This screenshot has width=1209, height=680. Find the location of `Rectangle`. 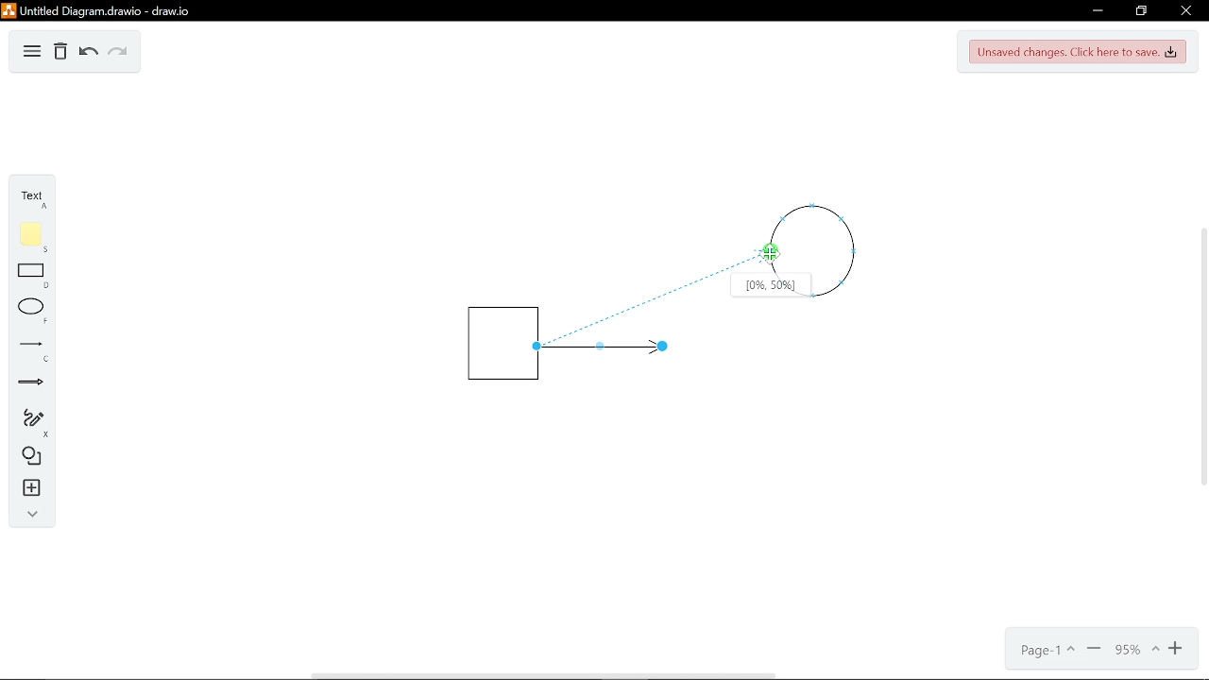

Rectangle is located at coordinates (27, 276).